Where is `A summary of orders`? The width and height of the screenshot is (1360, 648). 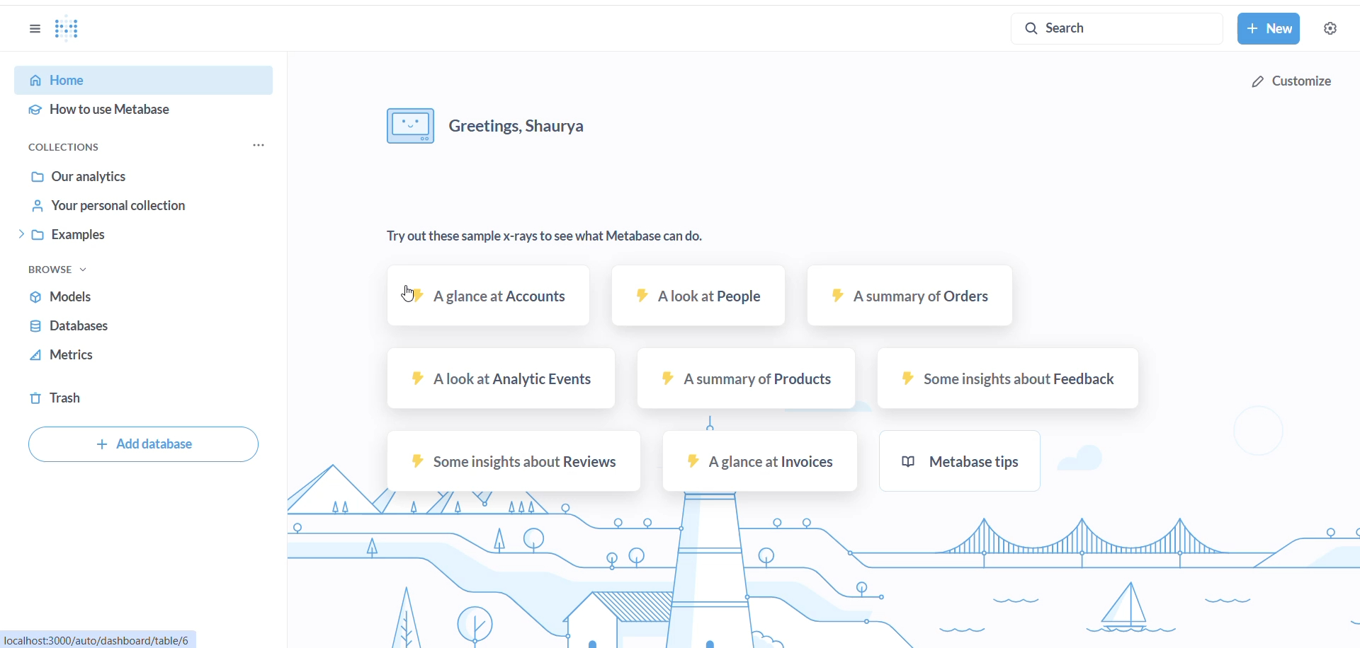
A summary of orders is located at coordinates (911, 296).